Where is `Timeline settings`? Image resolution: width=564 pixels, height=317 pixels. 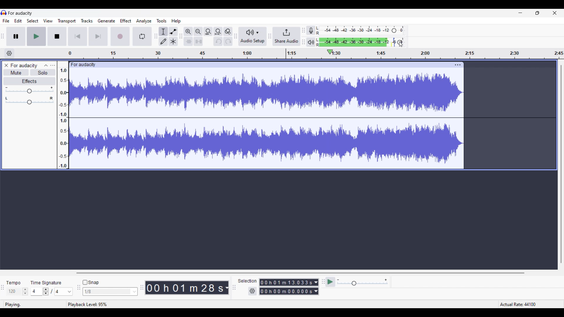 Timeline settings is located at coordinates (9, 53).